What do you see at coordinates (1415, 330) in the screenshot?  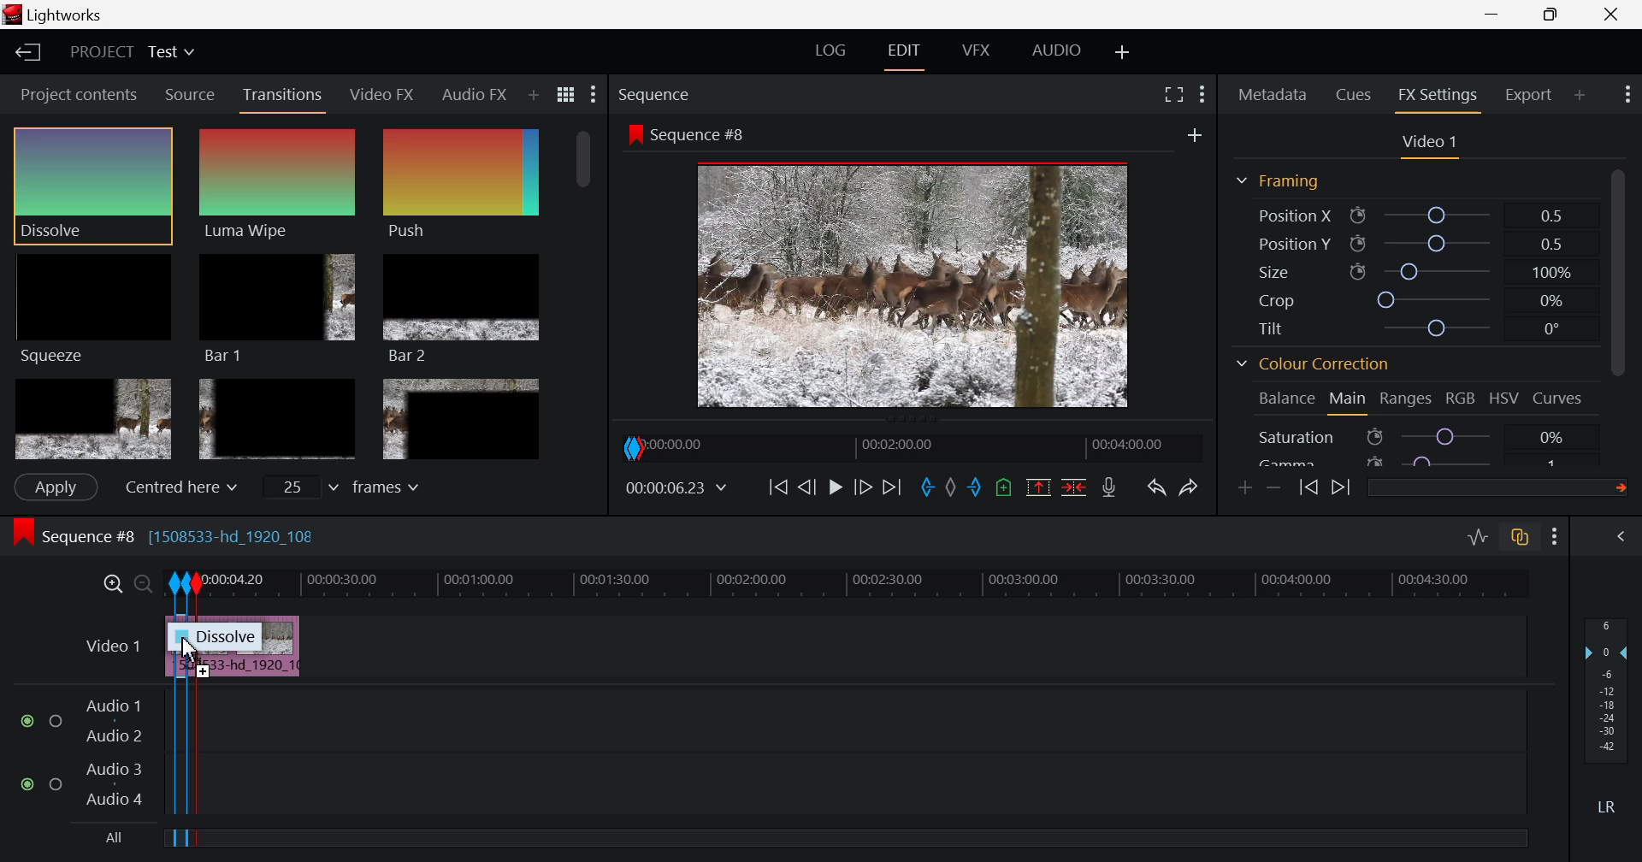 I see `Tilt` at bounding box center [1415, 330].